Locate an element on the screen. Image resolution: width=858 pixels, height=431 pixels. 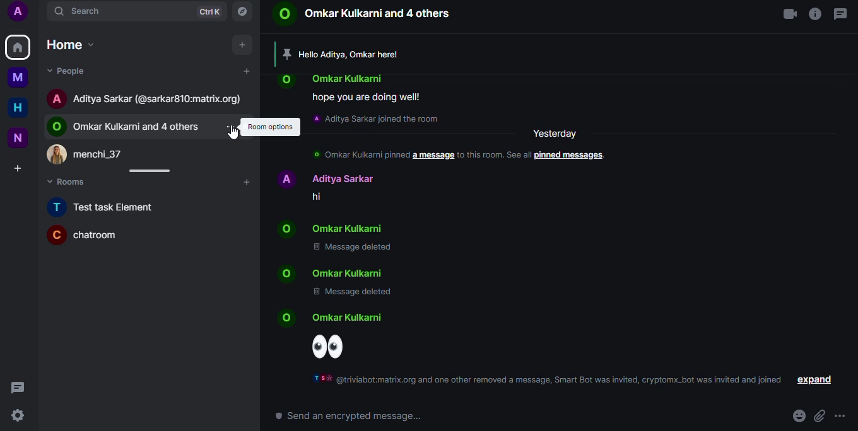
quick settings is located at coordinates (20, 418).